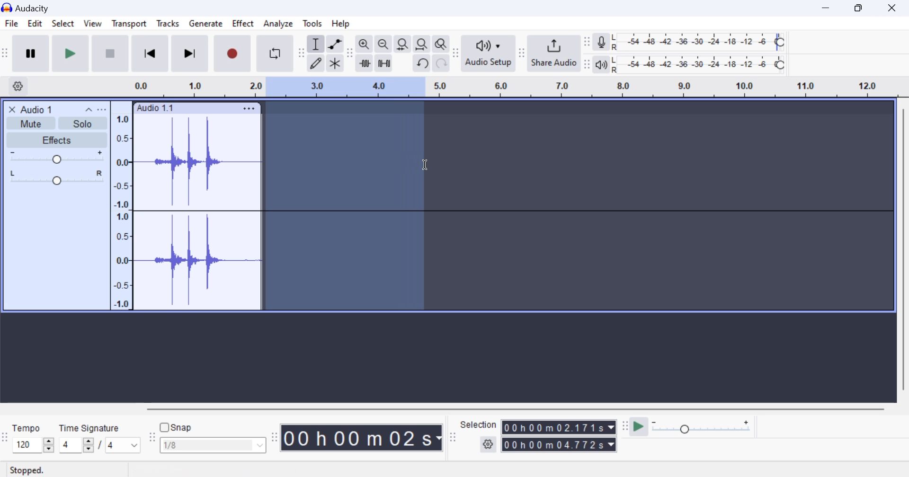 The image size is (909, 477). What do you see at coordinates (335, 64) in the screenshot?
I see `multi tool` at bounding box center [335, 64].